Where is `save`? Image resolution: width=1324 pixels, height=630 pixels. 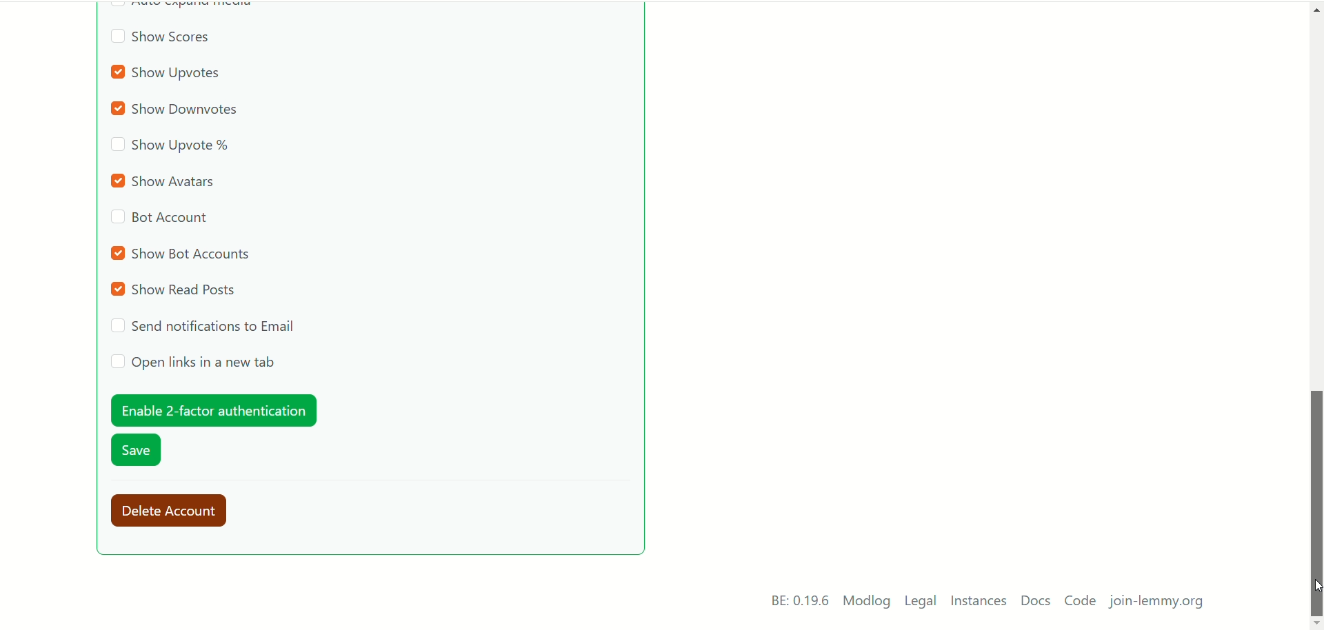
save is located at coordinates (137, 452).